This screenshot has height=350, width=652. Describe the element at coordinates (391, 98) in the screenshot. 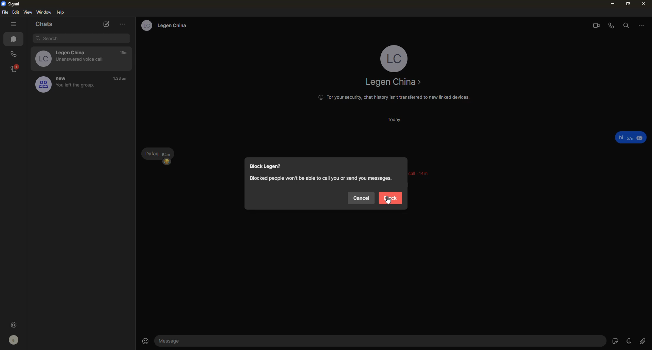

I see `© For your security, chat history isn't transferred to new linked devices.` at that location.